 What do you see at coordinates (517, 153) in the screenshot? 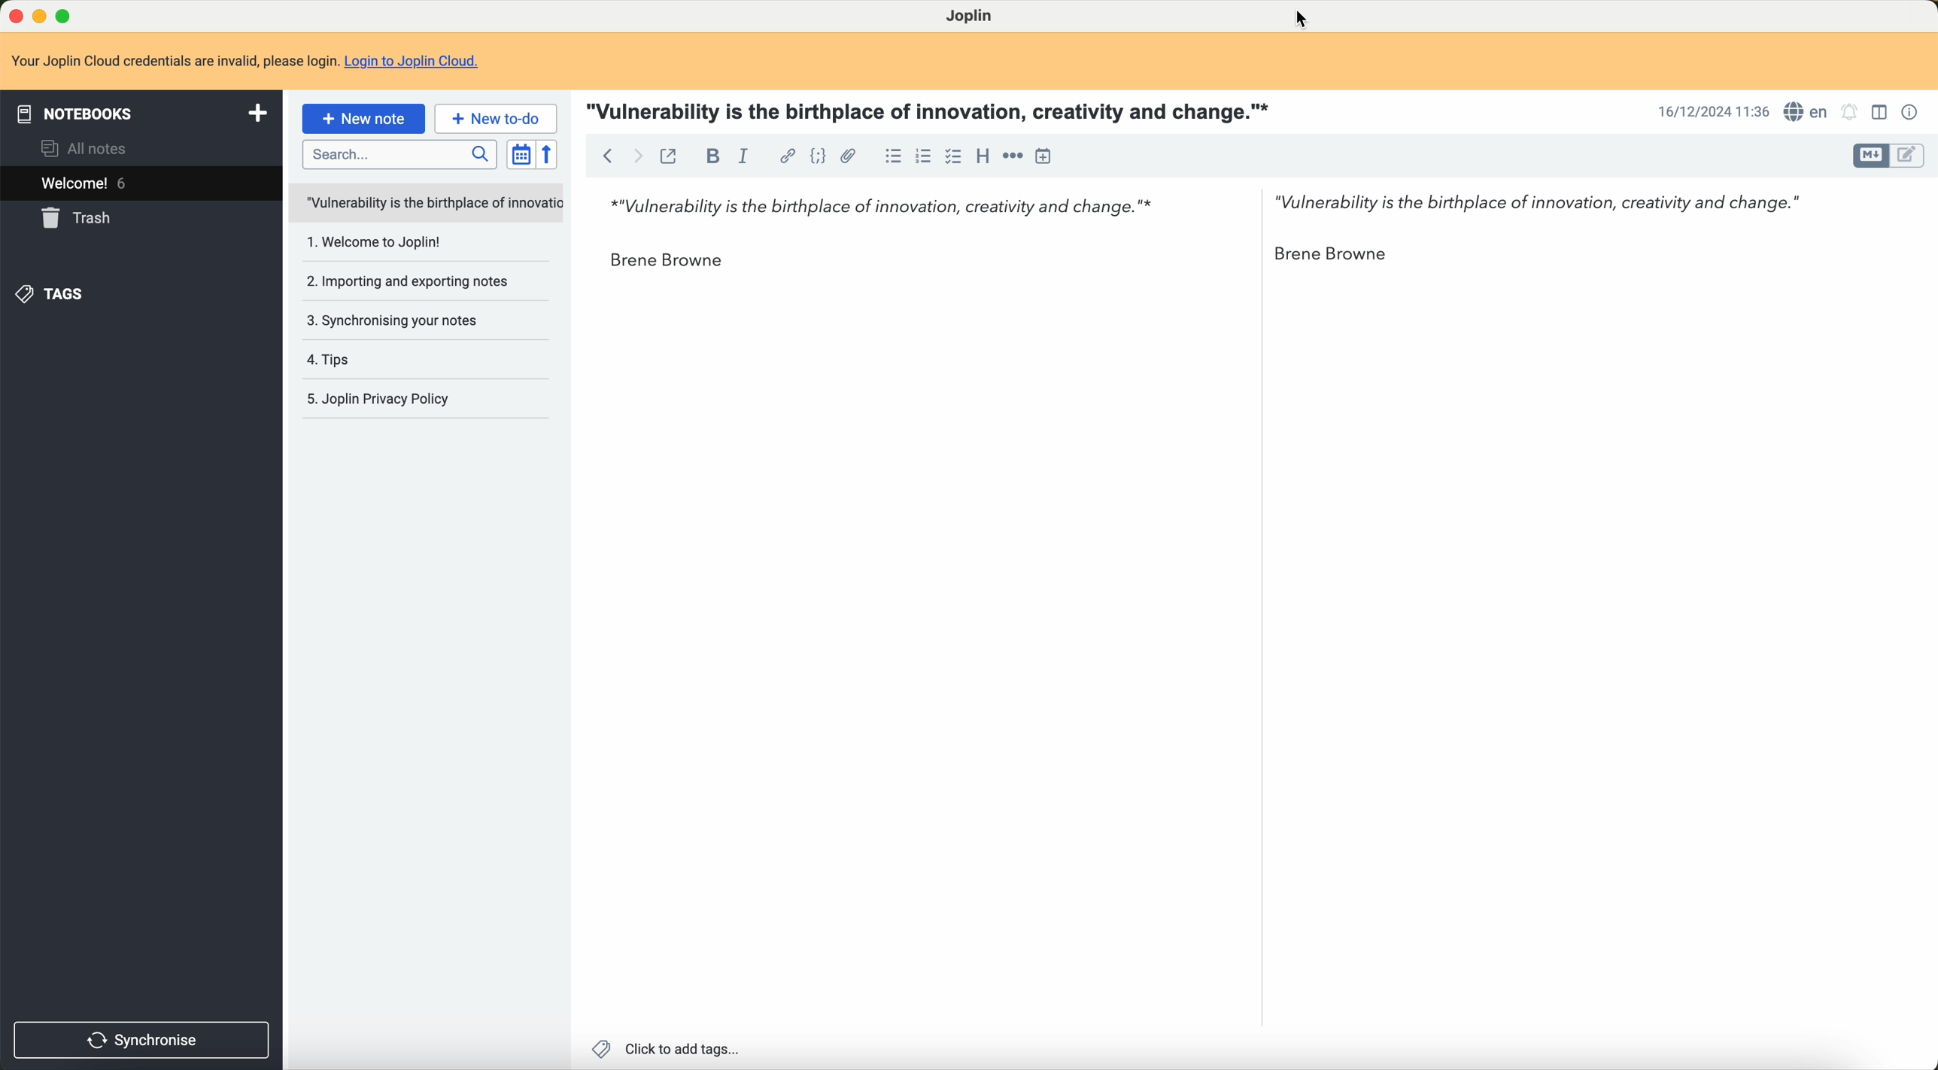
I see `toggle sort order field` at bounding box center [517, 153].